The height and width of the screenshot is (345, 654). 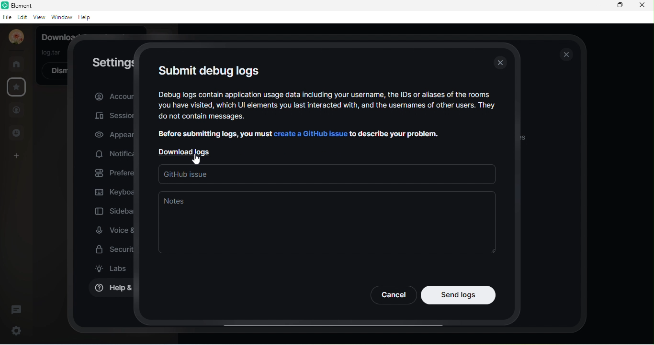 I want to click on before submitting logs, you must create a GitHub issue to describe your problem., so click(x=298, y=133).